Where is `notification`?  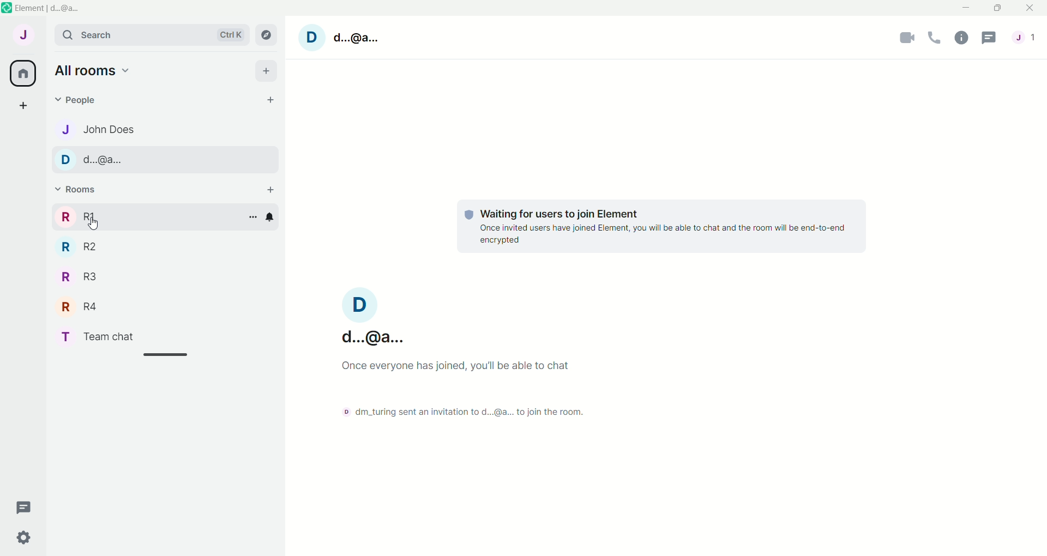
notification is located at coordinates (270, 219).